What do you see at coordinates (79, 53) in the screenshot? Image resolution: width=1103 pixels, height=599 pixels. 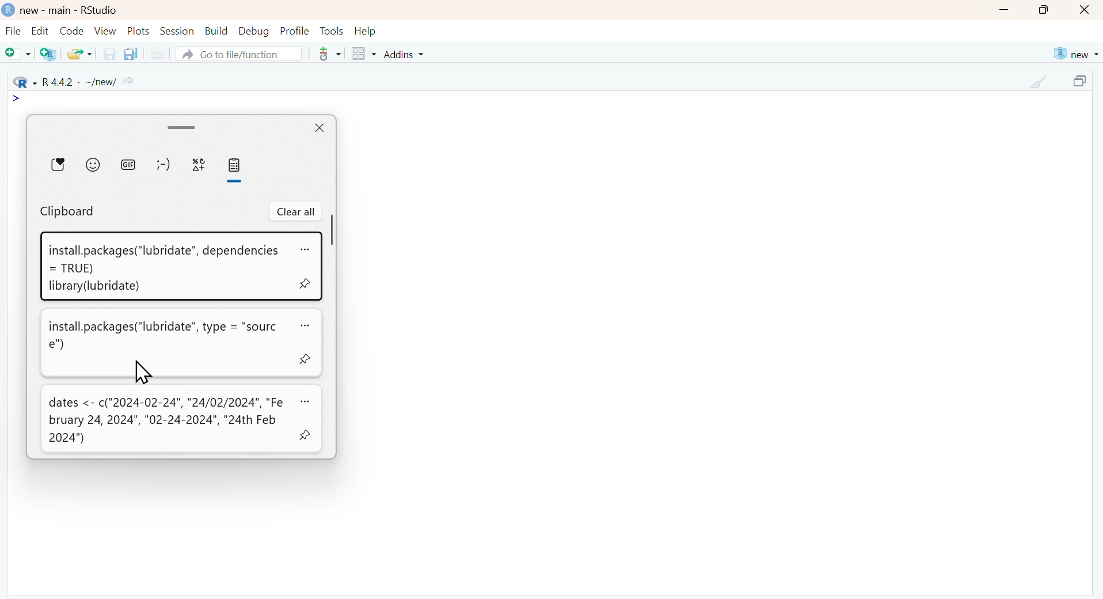 I see `open an existing file` at bounding box center [79, 53].